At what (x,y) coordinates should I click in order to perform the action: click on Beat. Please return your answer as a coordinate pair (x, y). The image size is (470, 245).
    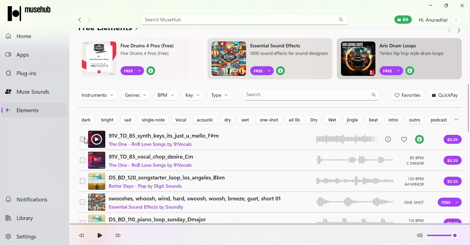
    Looking at the image, I should click on (374, 120).